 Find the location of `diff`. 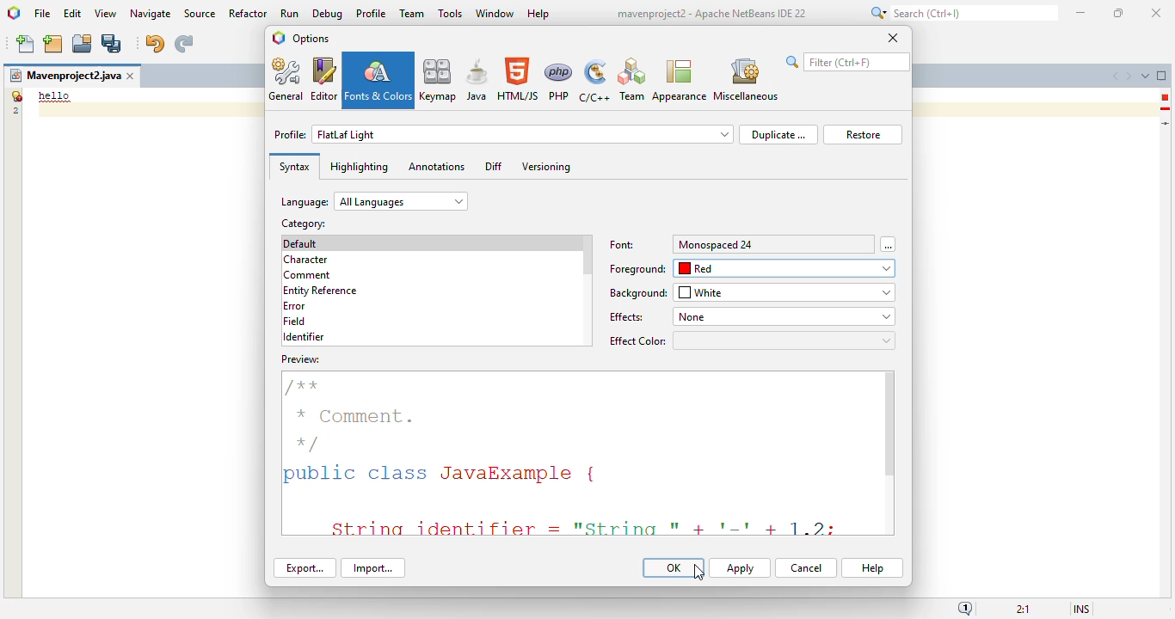

diff is located at coordinates (494, 166).